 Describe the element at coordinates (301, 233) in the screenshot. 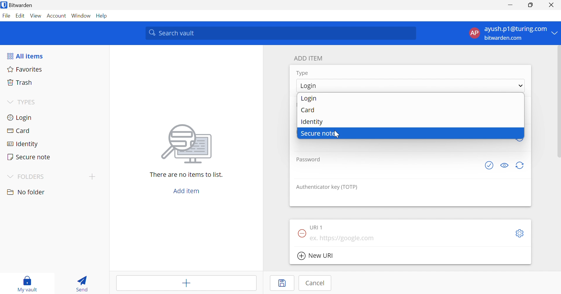

I see `Remove` at that location.